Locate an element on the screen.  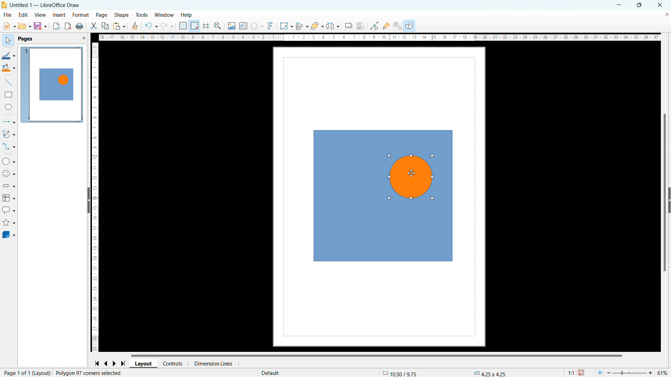
print is located at coordinates (79, 26).